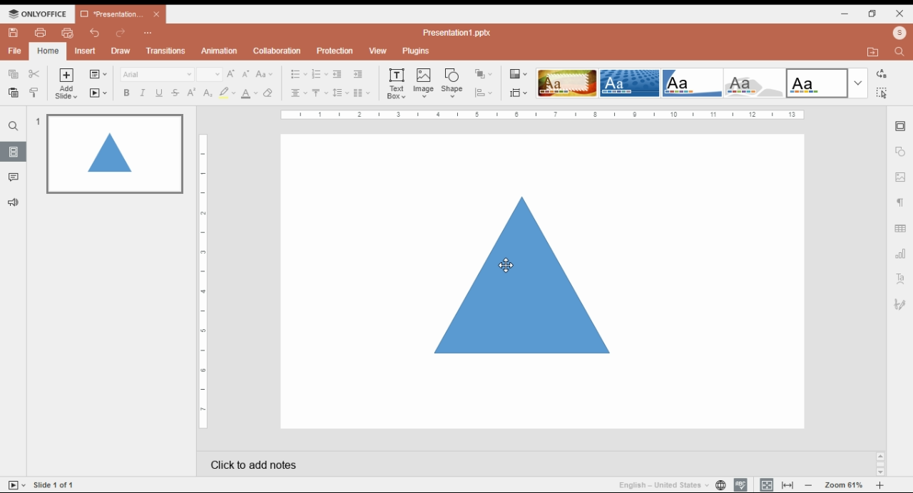 The height and width of the screenshot is (493, 913). Describe the element at coordinates (722, 485) in the screenshot. I see `set project language` at that location.